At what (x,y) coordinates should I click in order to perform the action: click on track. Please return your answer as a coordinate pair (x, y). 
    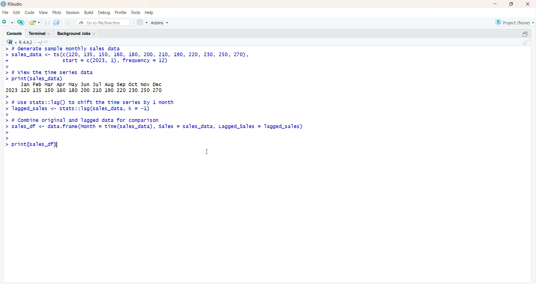
    Looking at the image, I should click on (136, 12).